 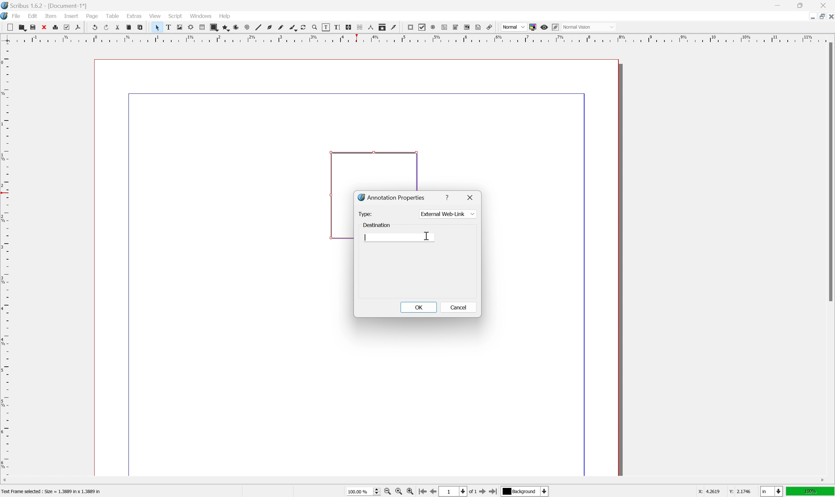 I want to click on help, so click(x=448, y=197).